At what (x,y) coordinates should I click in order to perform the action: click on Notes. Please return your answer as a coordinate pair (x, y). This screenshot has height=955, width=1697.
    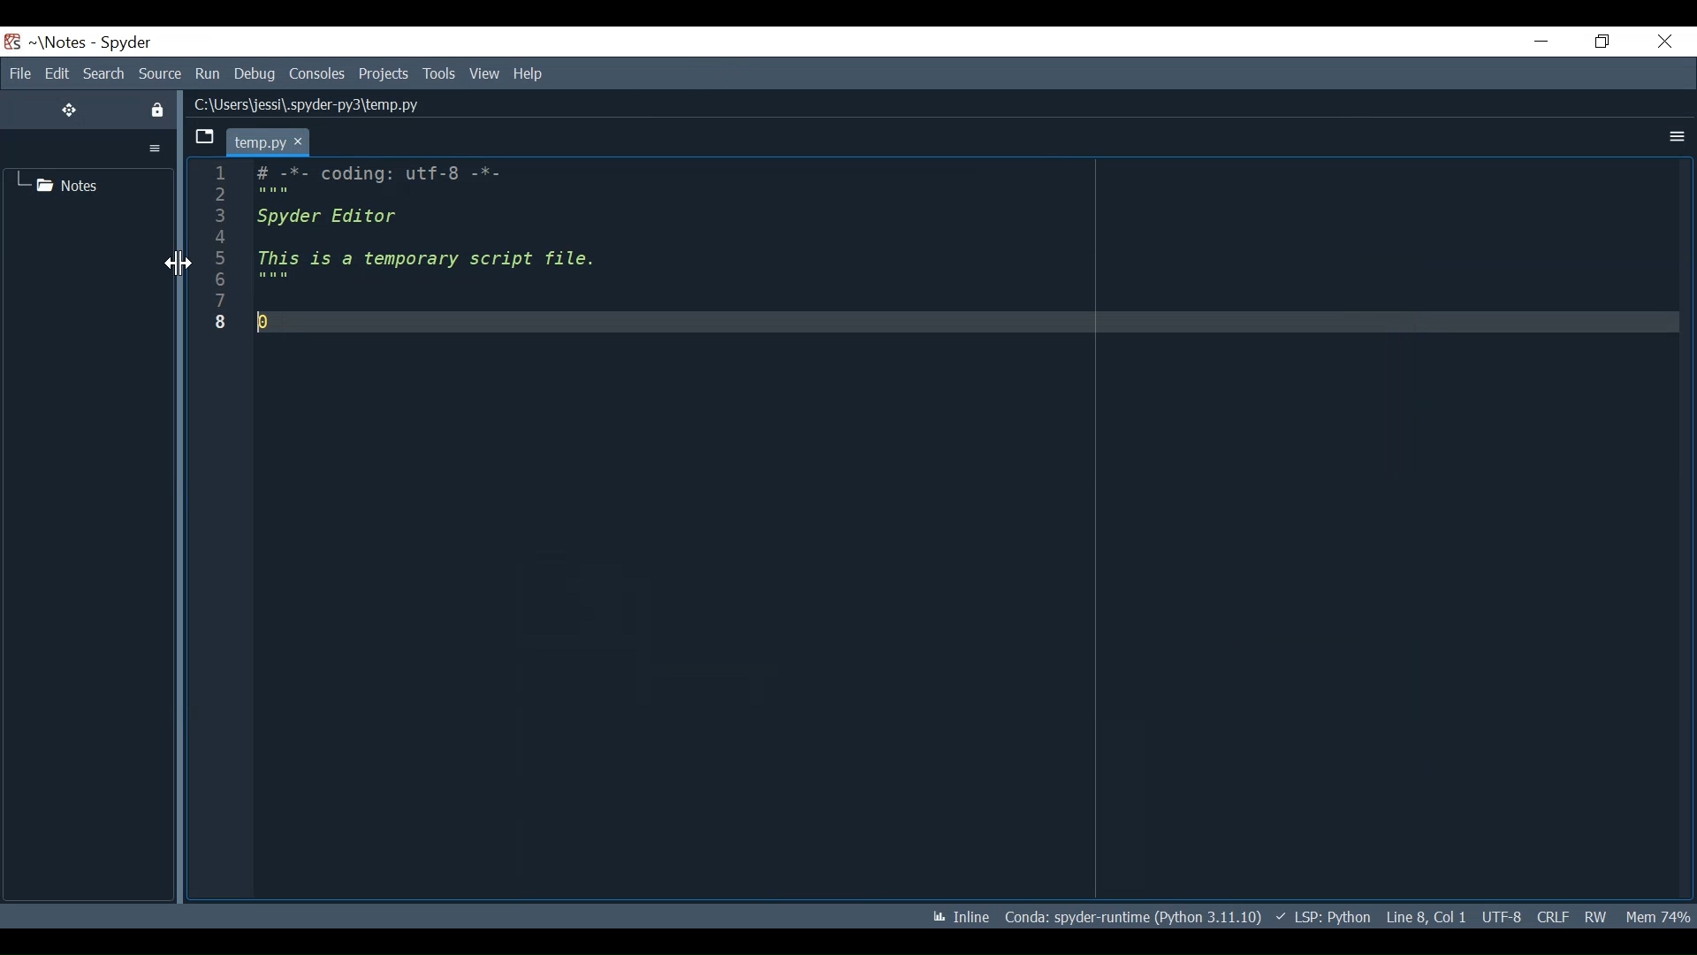
    Looking at the image, I should click on (59, 186).